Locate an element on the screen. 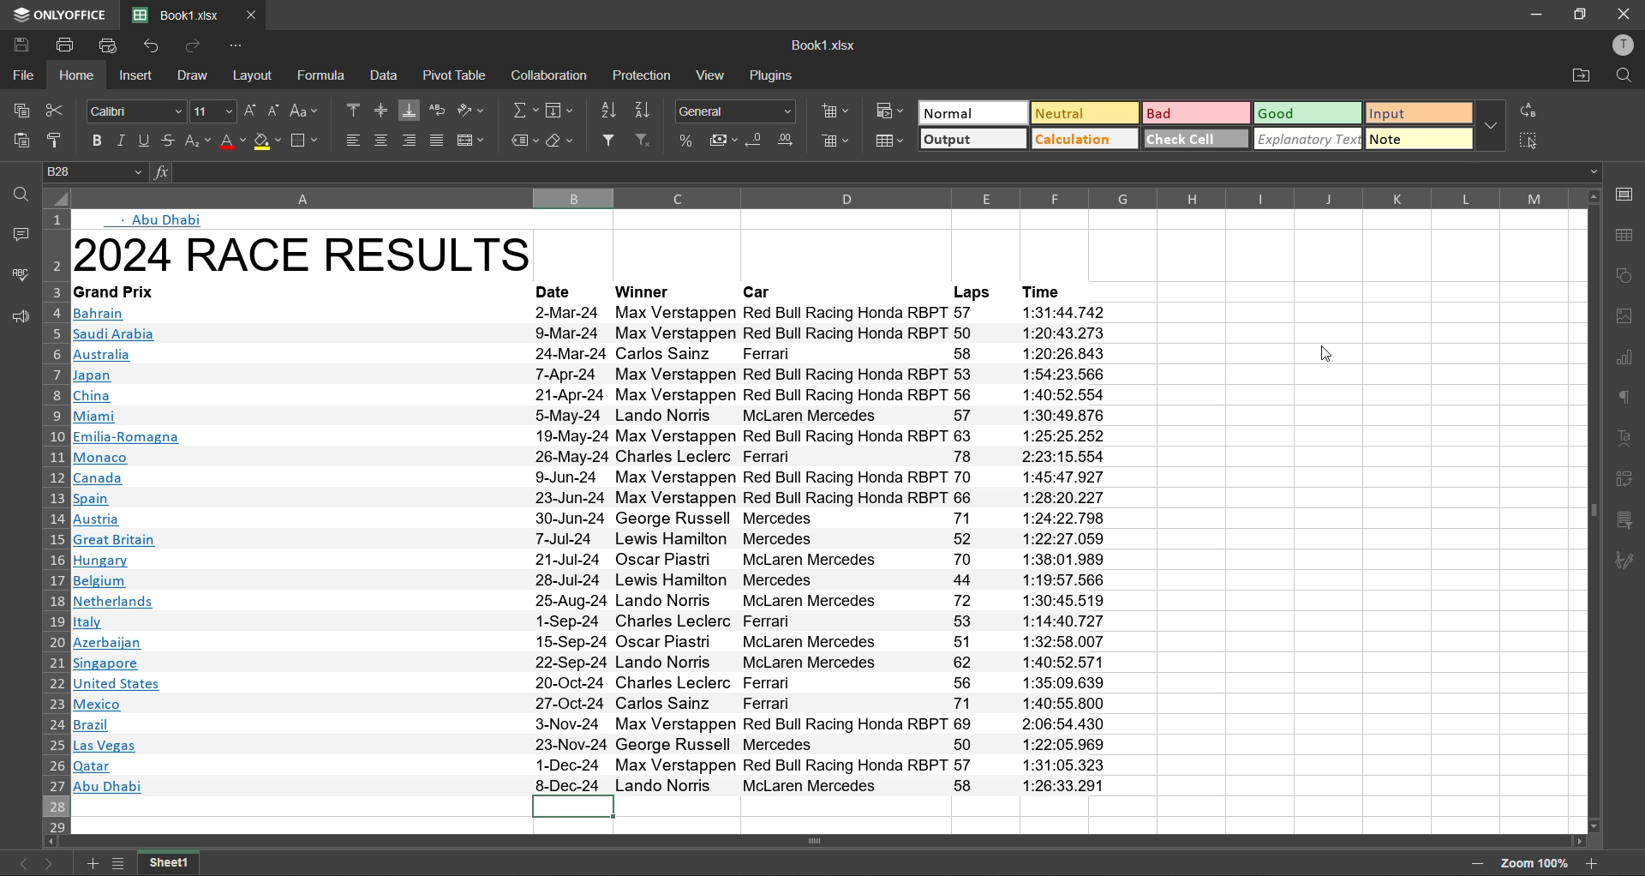  #8 Abu Dhabi 8-Dec-24 Lando Norris McLaren Mercedes 58 1:26:33.291 is located at coordinates (591, 786).